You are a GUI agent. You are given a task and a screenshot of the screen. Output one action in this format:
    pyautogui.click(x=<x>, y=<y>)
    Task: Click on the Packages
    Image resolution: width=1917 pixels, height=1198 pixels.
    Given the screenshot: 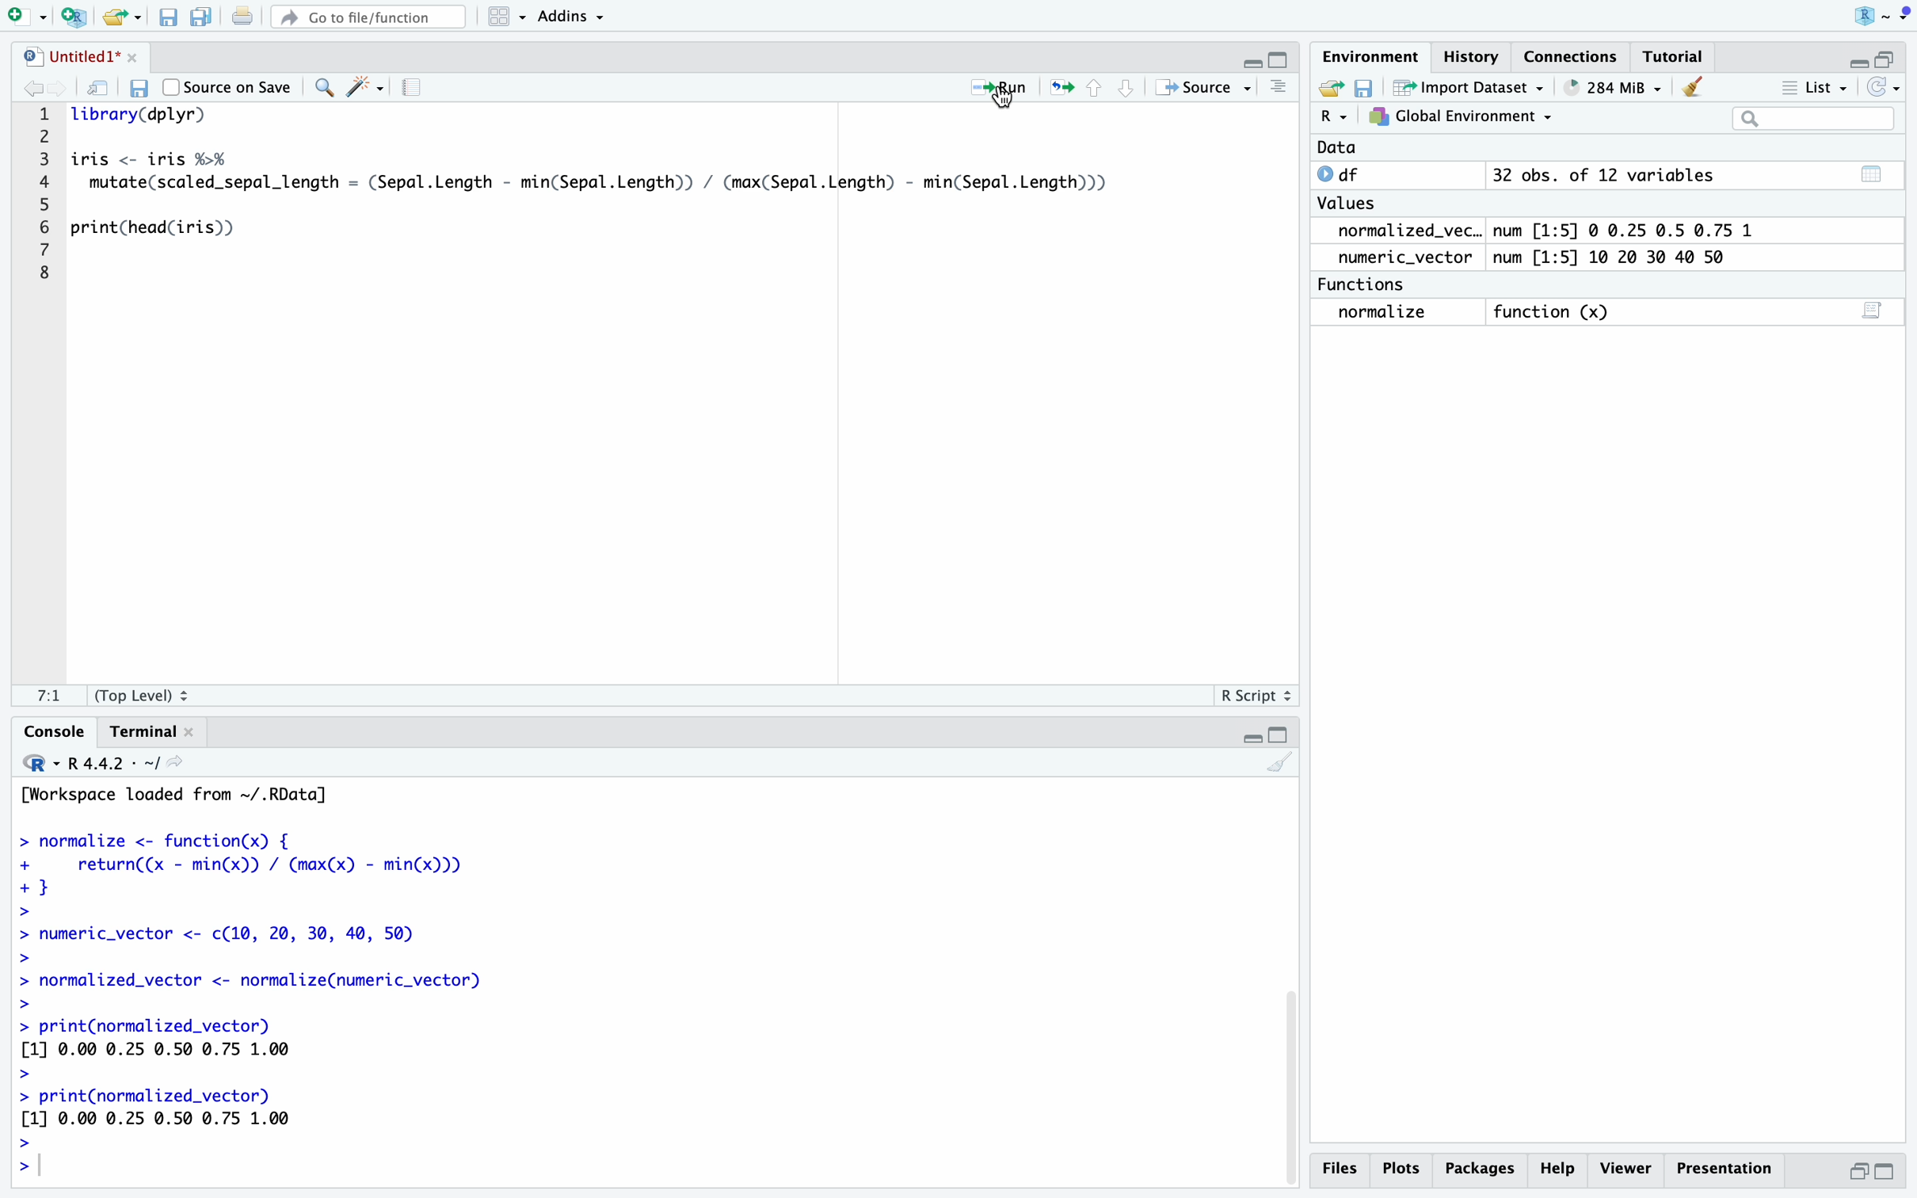 What is the action you would take?
    pyautogui.click(x=1483, y=1168)
    